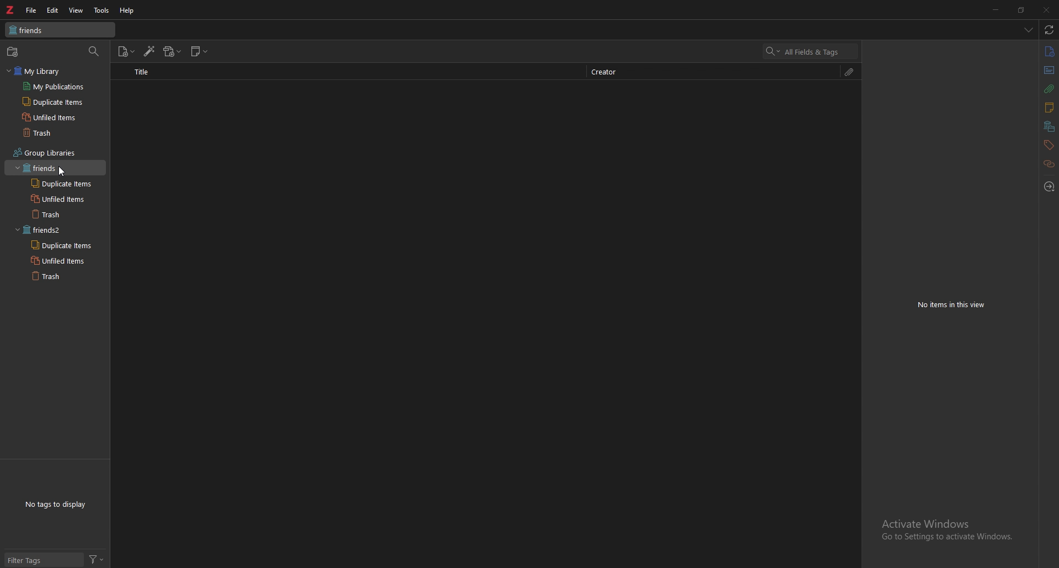  What do you see at coordinates (1048, 146) in the screenshot?
I see `tags` at bounding box center [1048, 146].